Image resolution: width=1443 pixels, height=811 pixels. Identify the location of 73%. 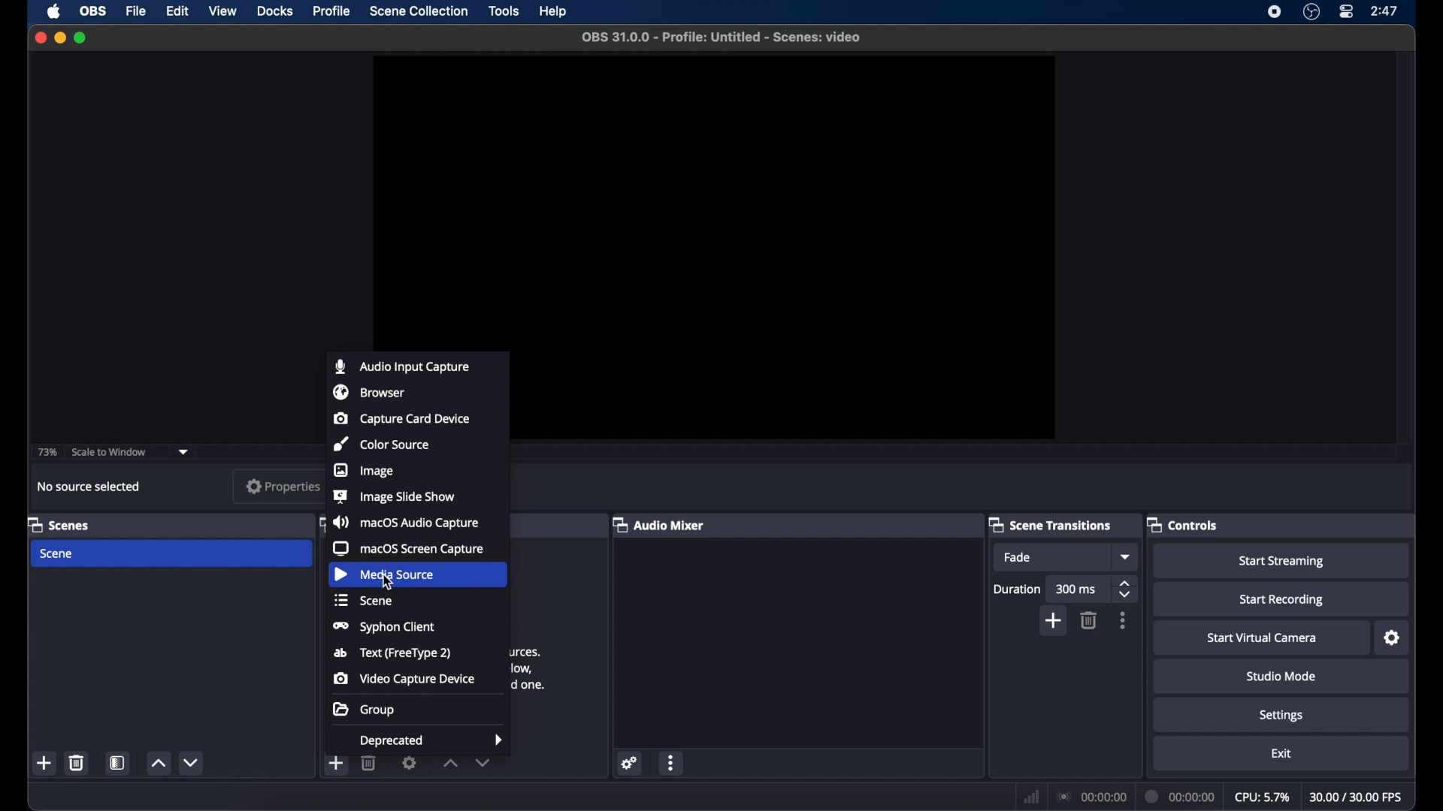
(48, 453).